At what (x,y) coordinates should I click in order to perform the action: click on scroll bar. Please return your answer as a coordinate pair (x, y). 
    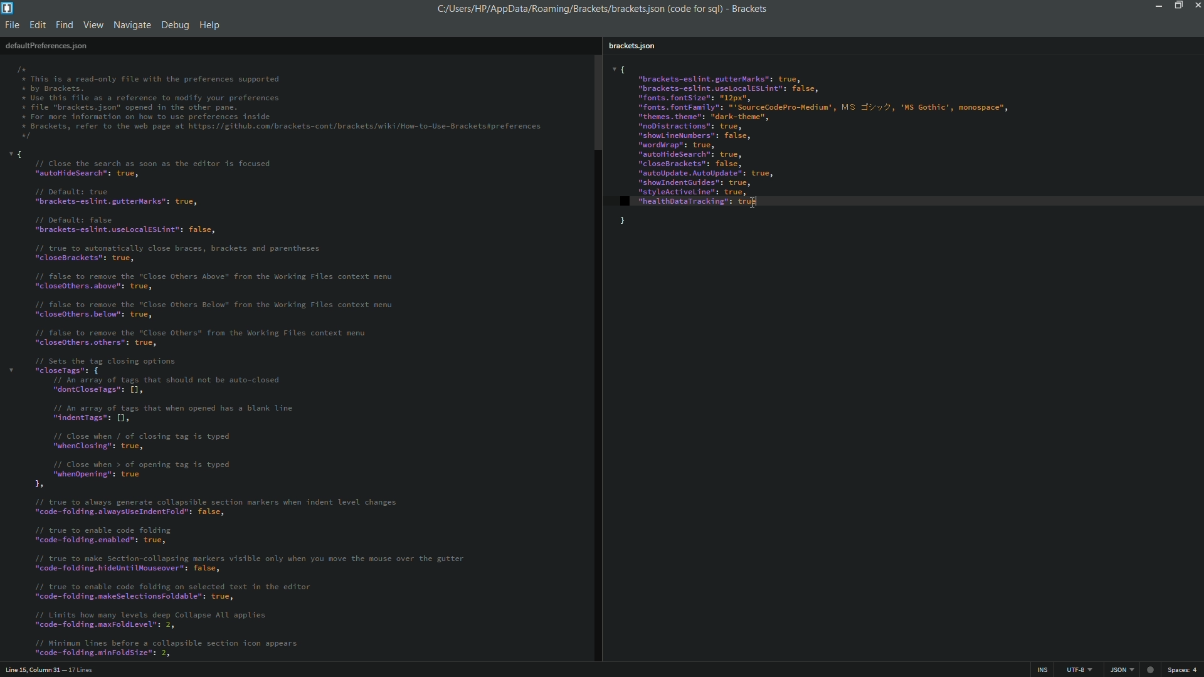
    Looking at the image, I should click on (597, 358).